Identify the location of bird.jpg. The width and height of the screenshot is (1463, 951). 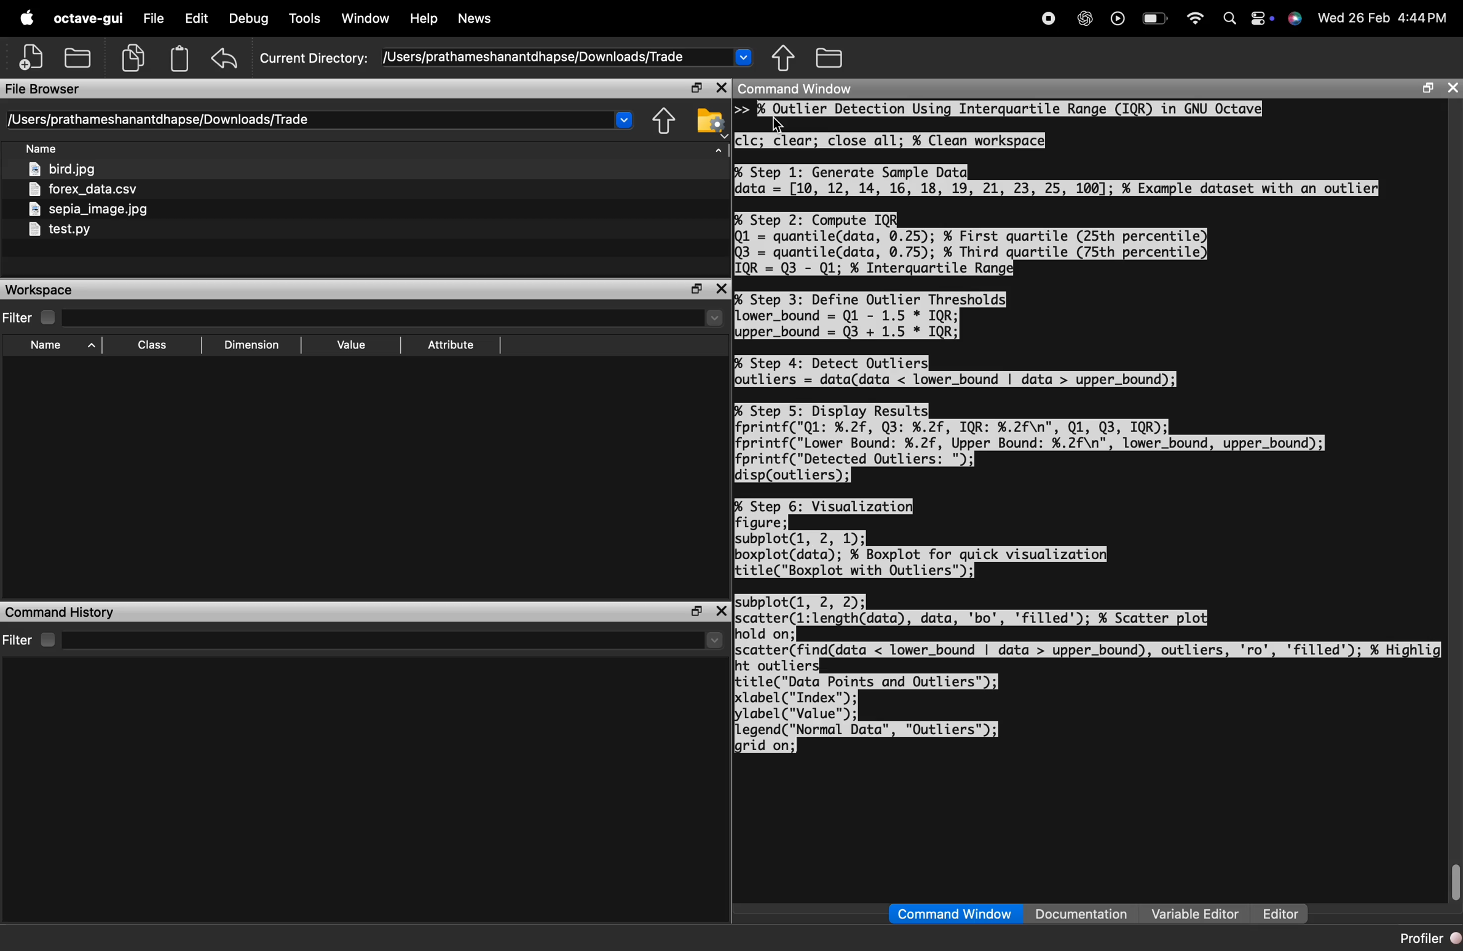
(63, 168).